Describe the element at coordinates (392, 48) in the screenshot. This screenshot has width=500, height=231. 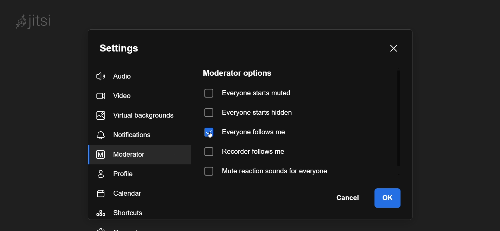
I see `close window` at that location.